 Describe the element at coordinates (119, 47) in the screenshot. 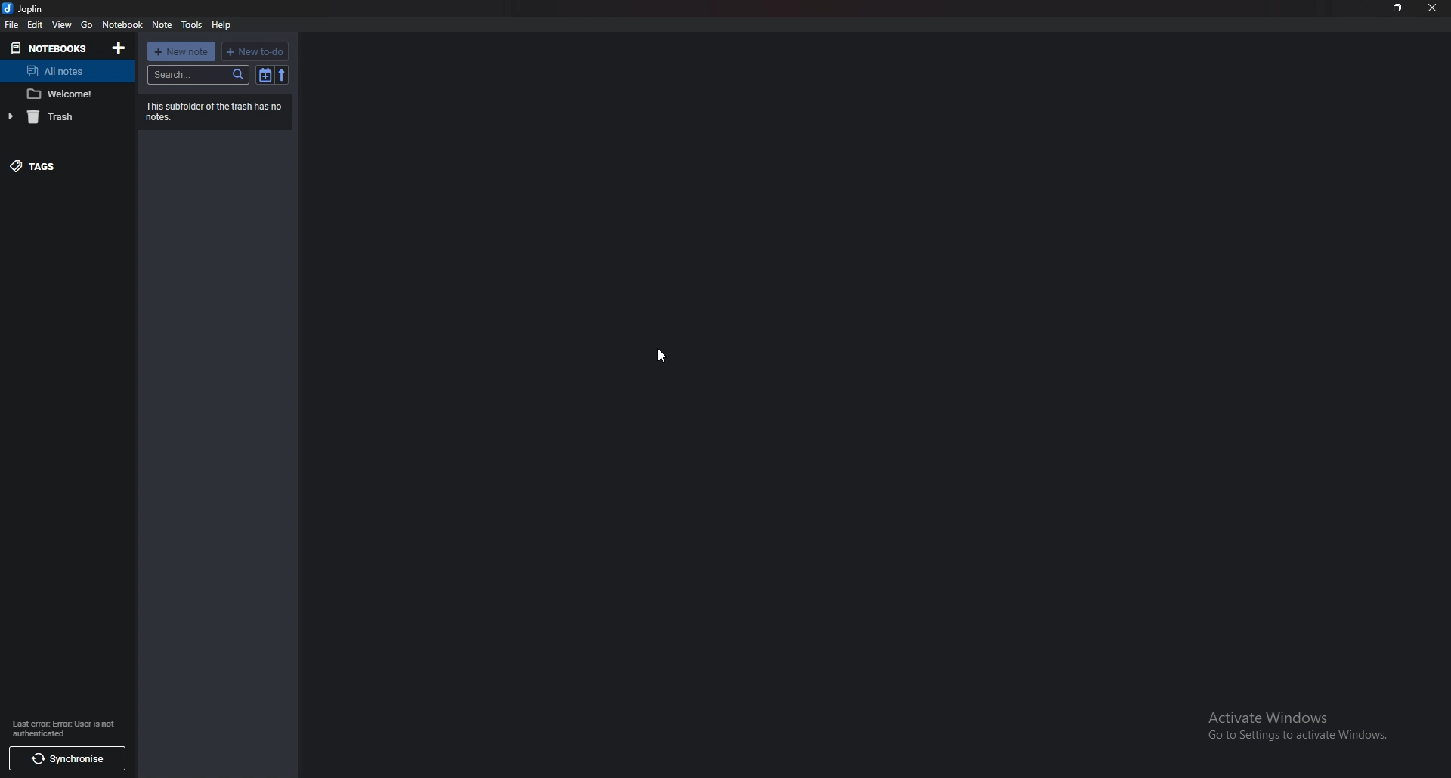

I see `Add notebooks` at that location.